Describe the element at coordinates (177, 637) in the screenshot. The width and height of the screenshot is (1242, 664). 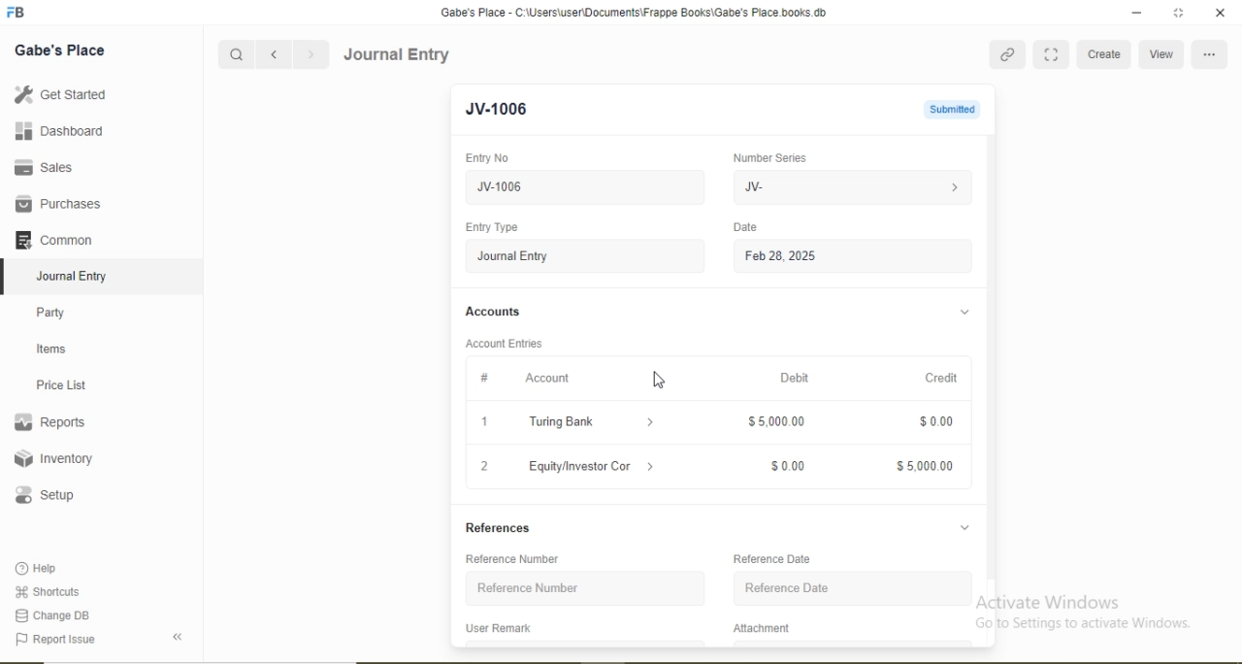
I see `Back` at that location.